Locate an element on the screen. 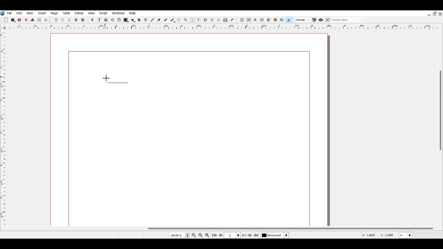  Edit in preview mode is located at coordinates (327, 20).